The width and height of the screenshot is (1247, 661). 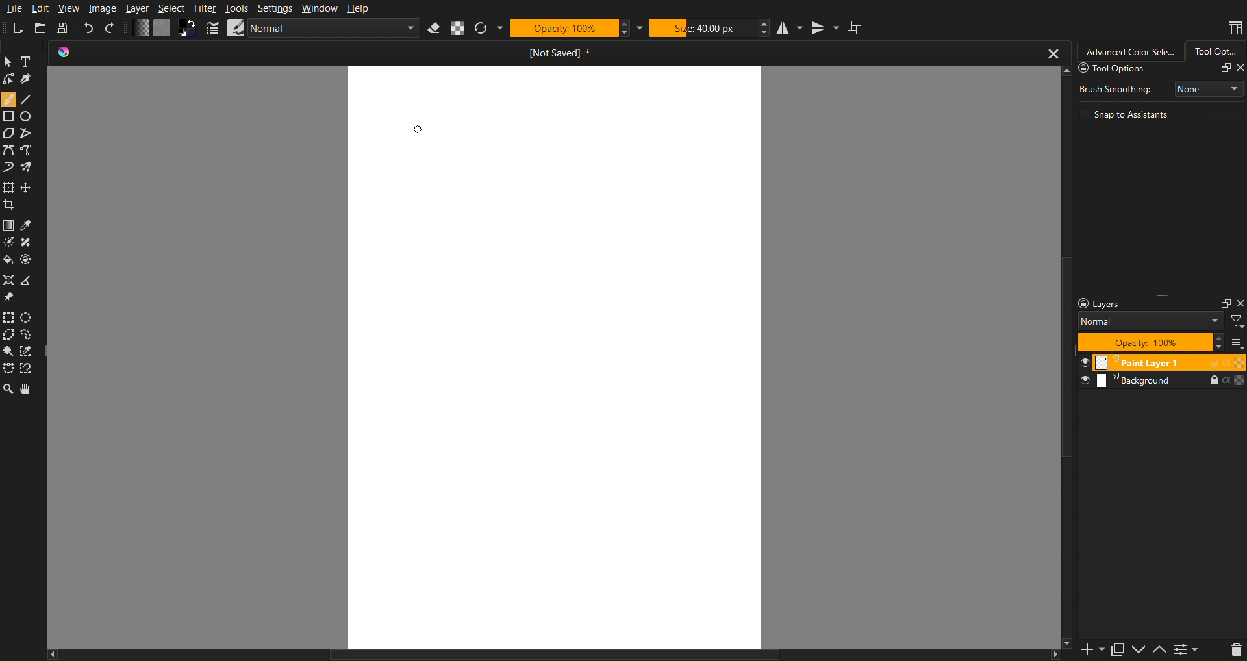 I want to click on Copy, so click(x=1119, y=650).